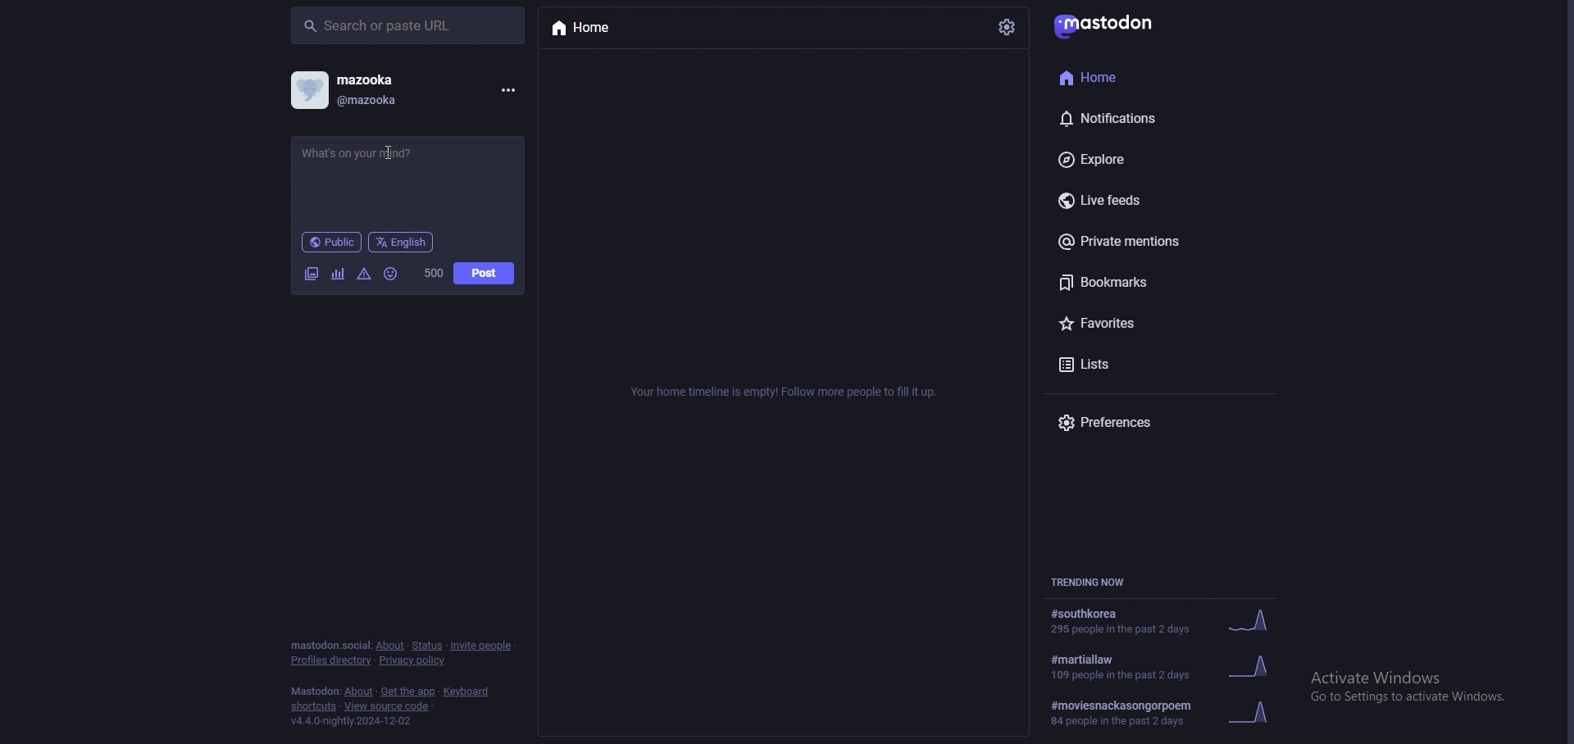 This screenshot has height=744, width=1574. What do you see at coordinates (411, 691) in the screenshot?
I see `get the app` at bounding box center [411, 691].